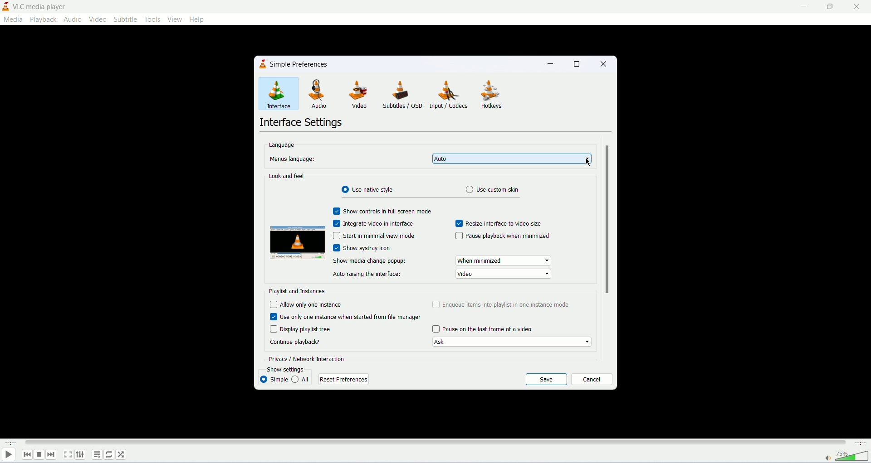  Describe the element at coordinates (12, 443) in the screenshot. I see `elapsed` at that location.